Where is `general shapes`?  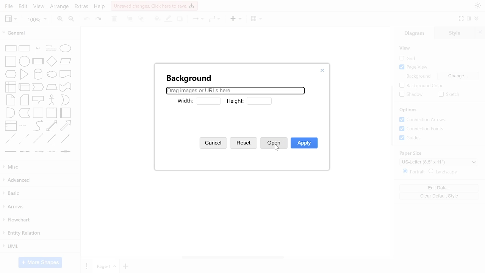 general shapes is located at coordinates (38, 112).